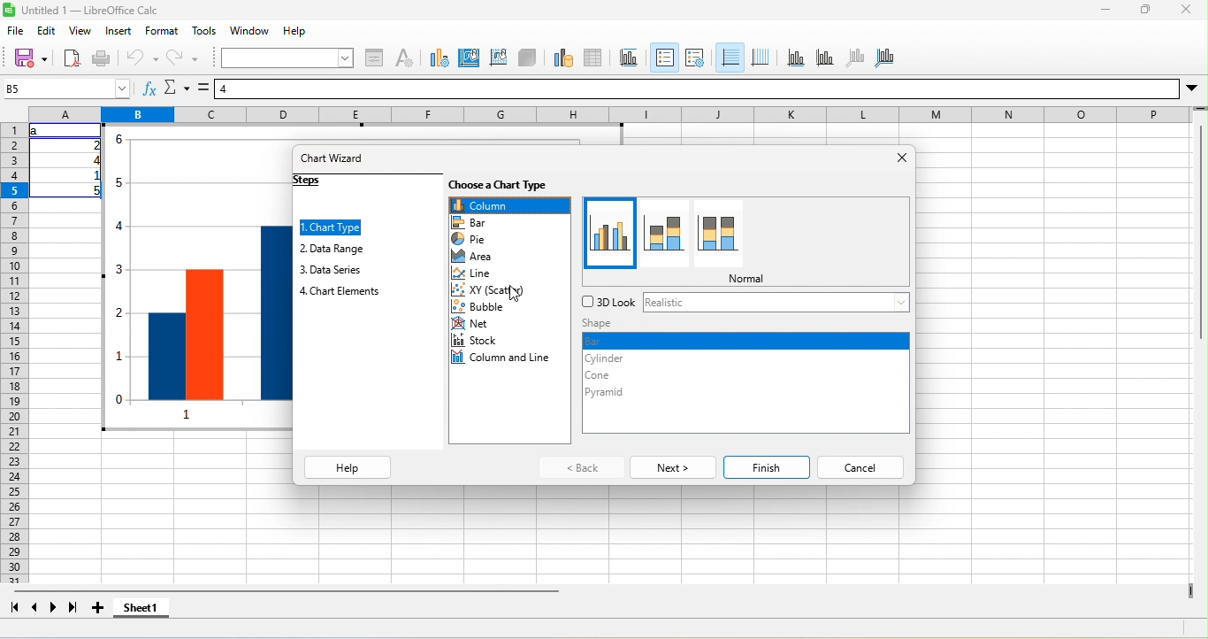 Image resolution: width=1208 pixels, height=639 pixels. I want to click on net, so click(509, 323).